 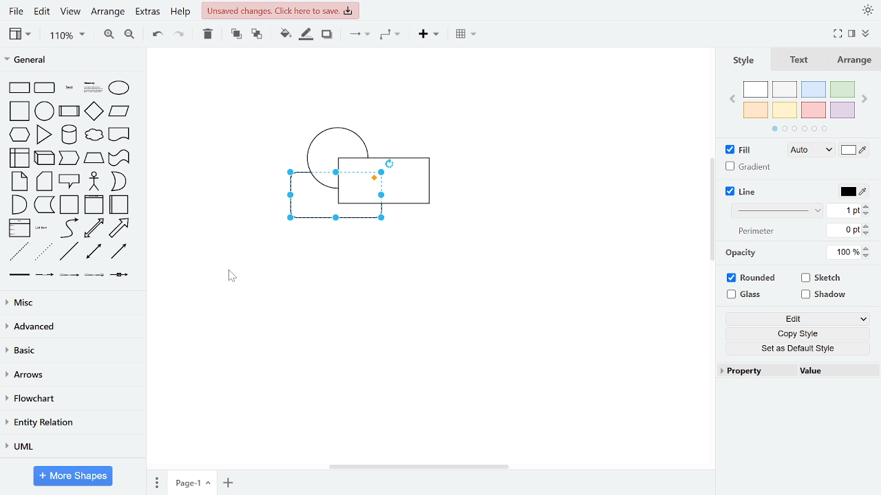 I want to click on connector with label, so click(x=45, y=274).